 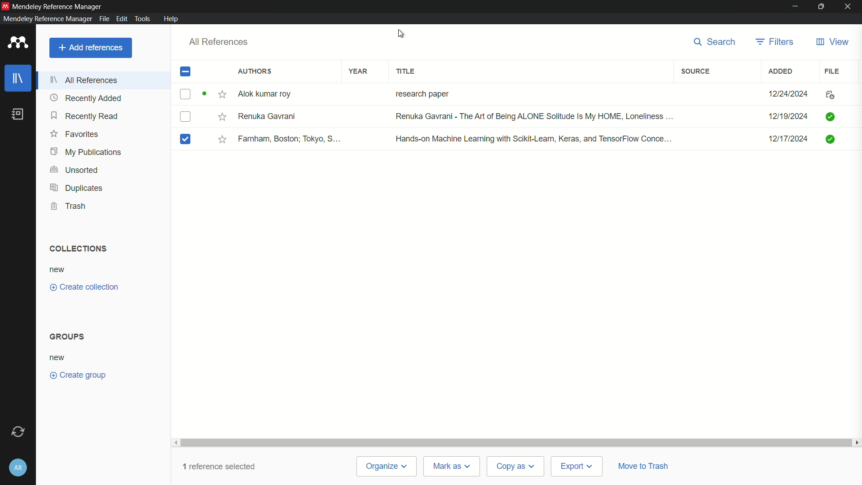 I want to click on add reference, so click(x=91, y=48).